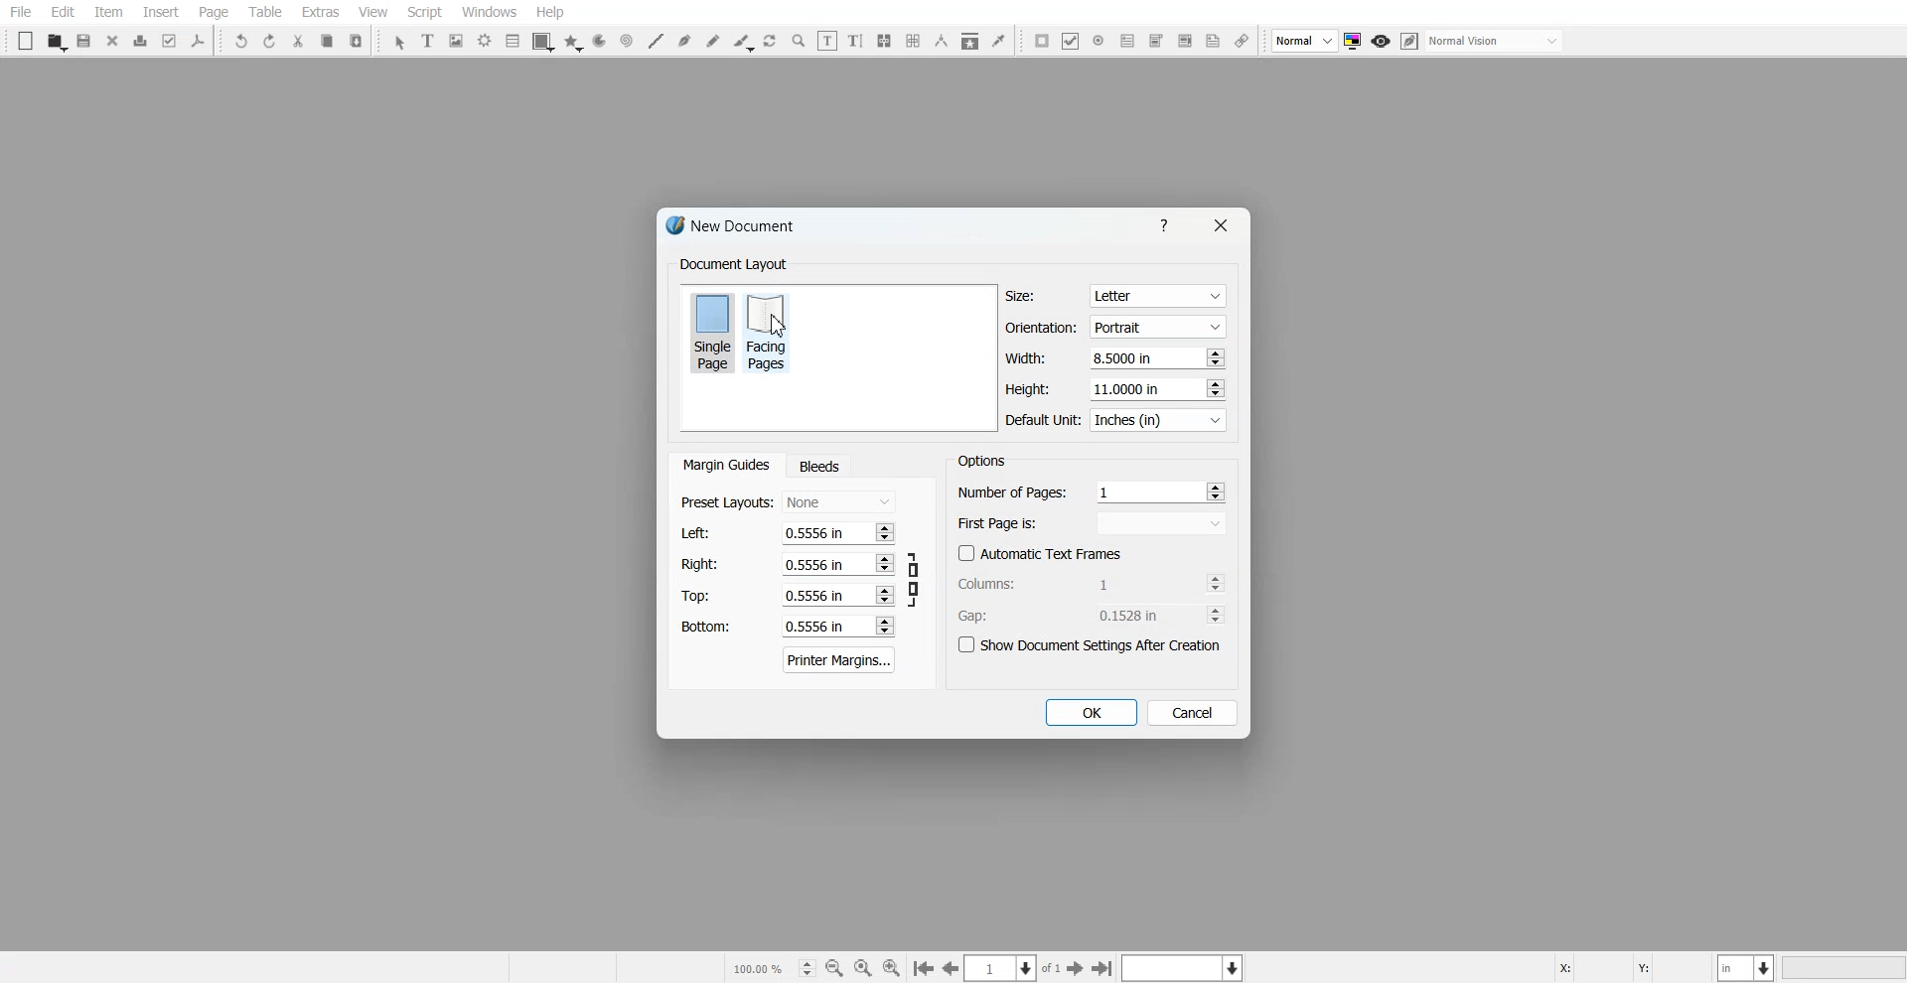  What do you see at coordinates (62, 13) in the screenshot?
I see `Edit` at bounding box center [62, 13].